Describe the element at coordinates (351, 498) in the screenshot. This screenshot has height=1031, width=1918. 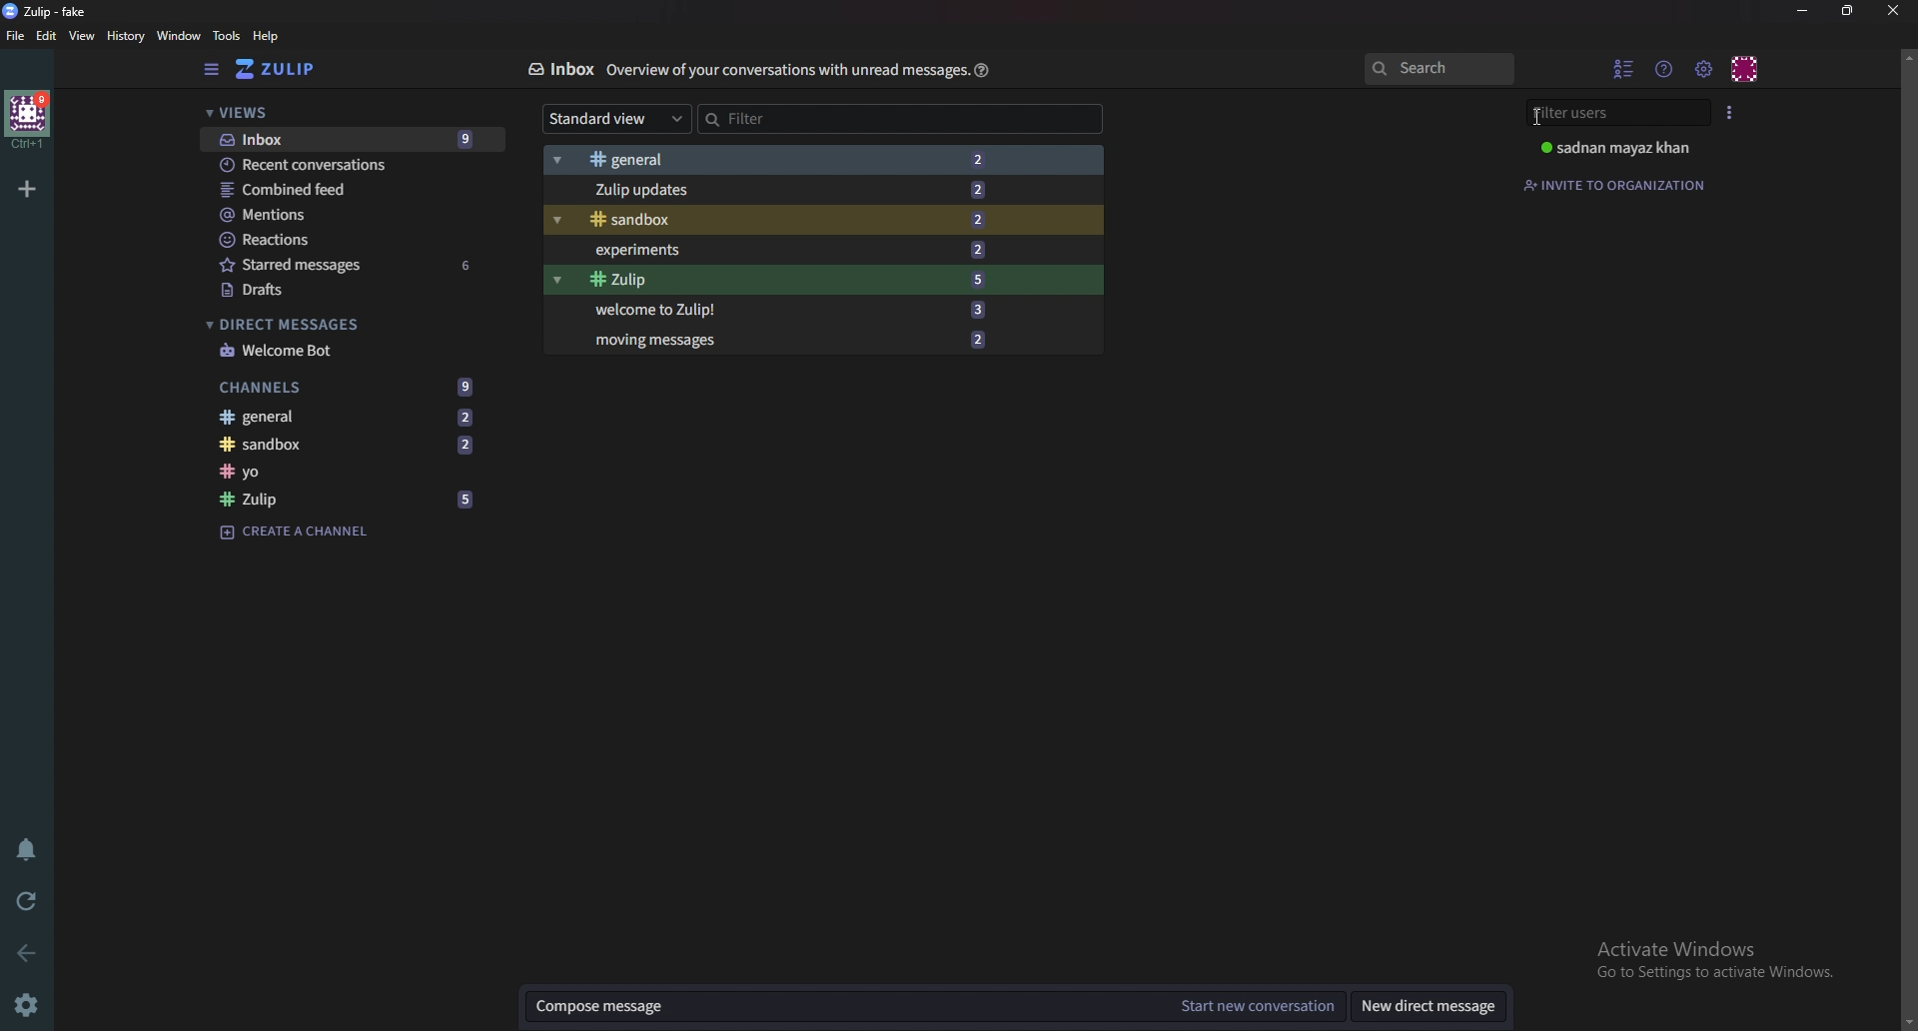
I see `Zulip` at that location.